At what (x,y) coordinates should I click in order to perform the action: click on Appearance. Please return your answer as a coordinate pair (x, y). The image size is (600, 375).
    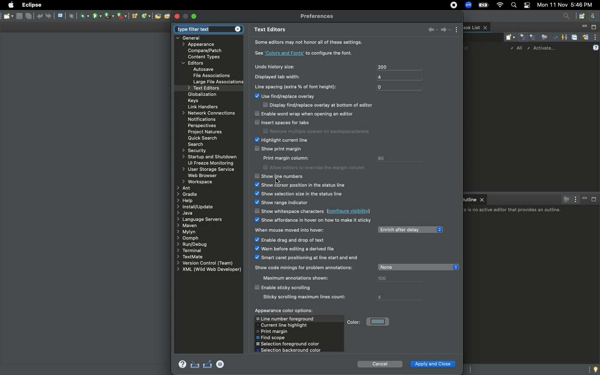
    Looking at the image, I should click on (201, 45).